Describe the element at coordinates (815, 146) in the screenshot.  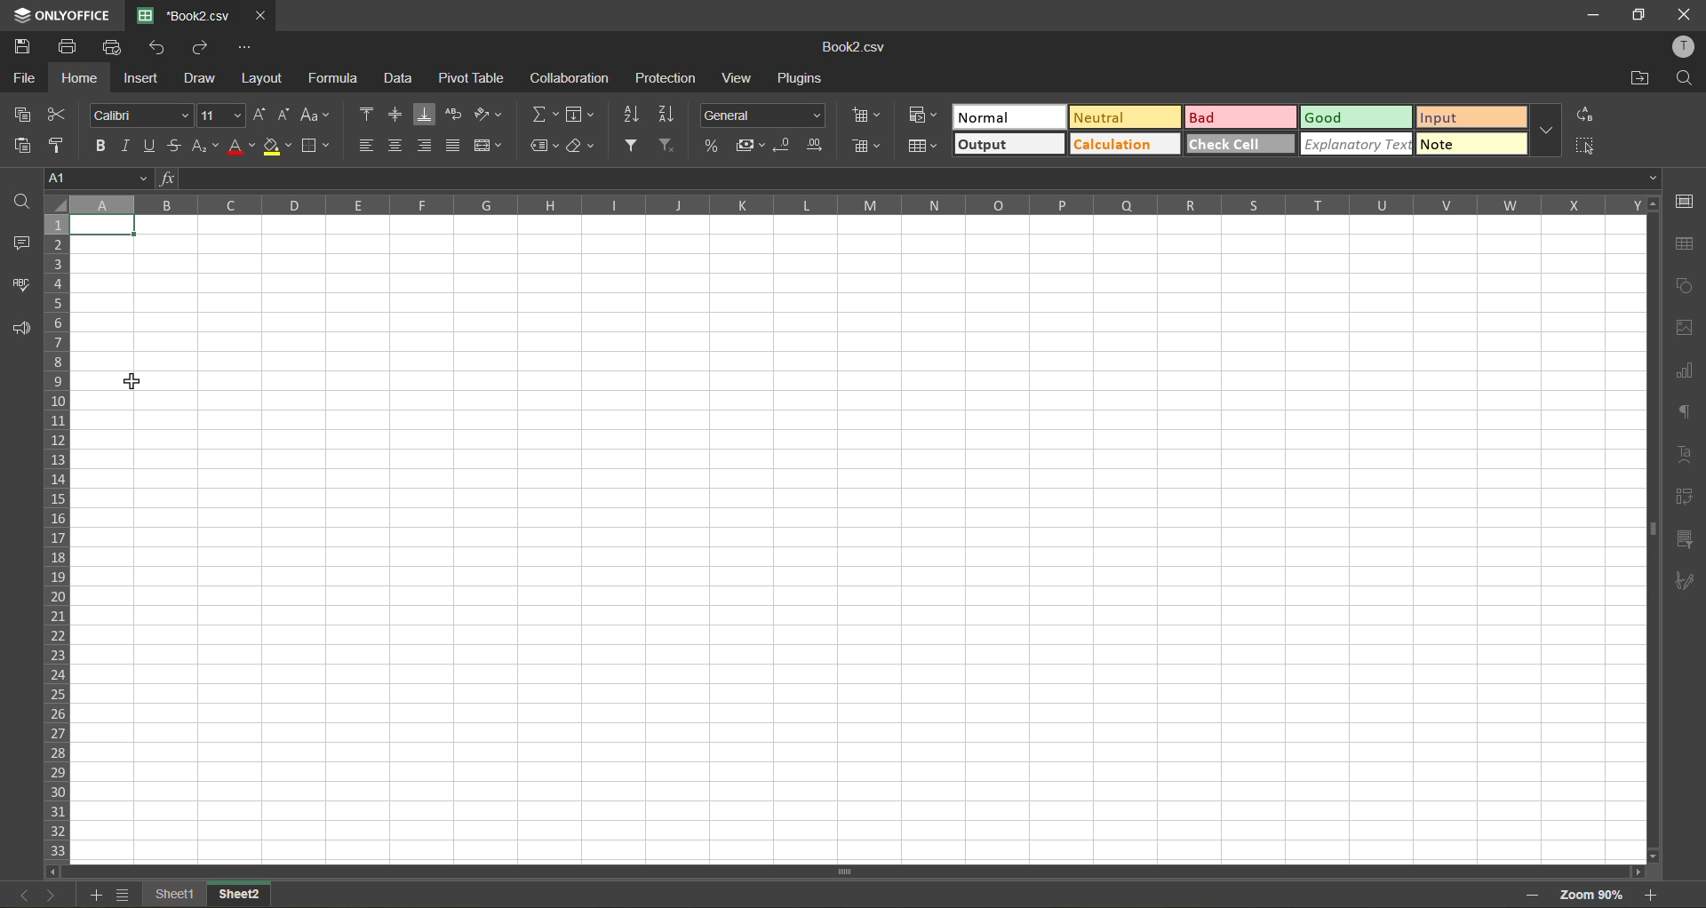
I see `increase decimal` at that location.